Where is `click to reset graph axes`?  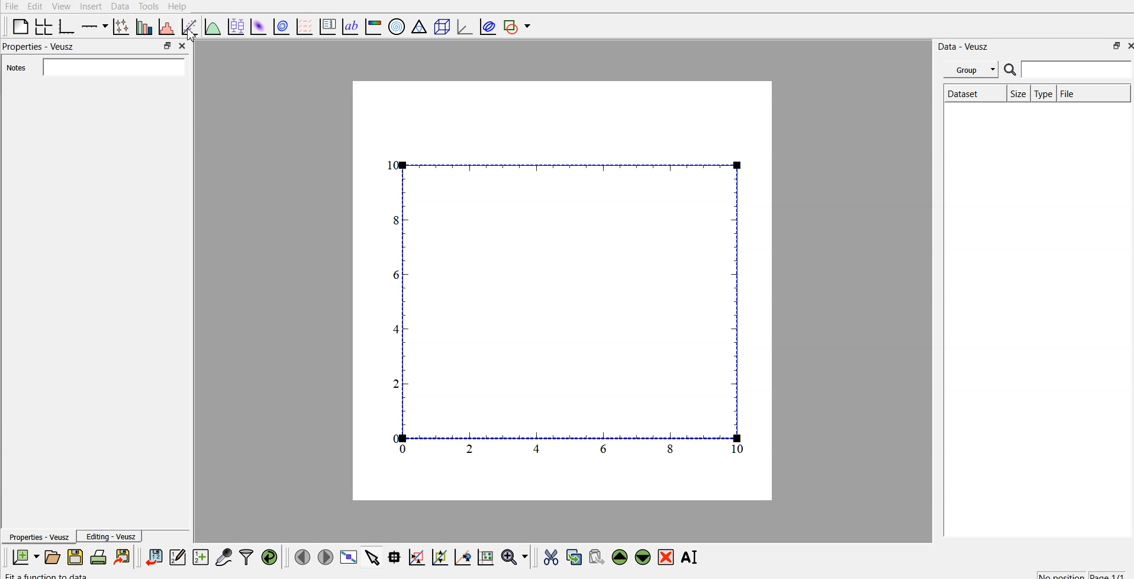 click to reset graph axes is located at coordinates (487, 557).